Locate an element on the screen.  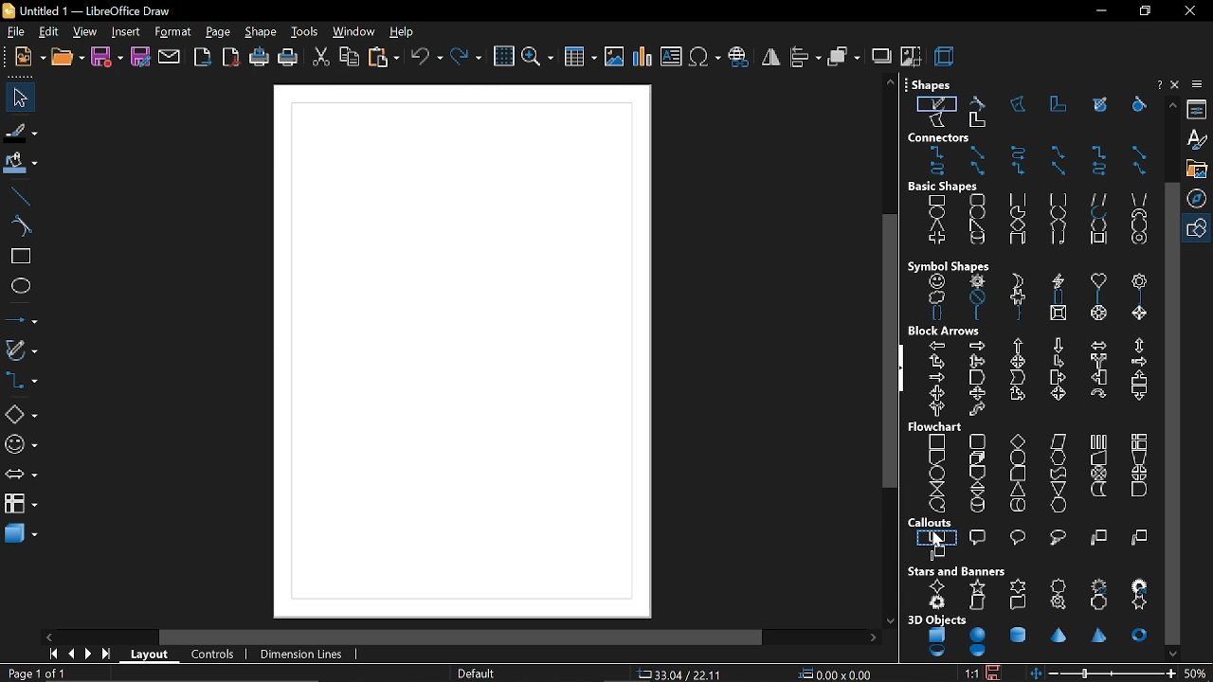
connector ends with arrow is located at coordinates (938, 153).